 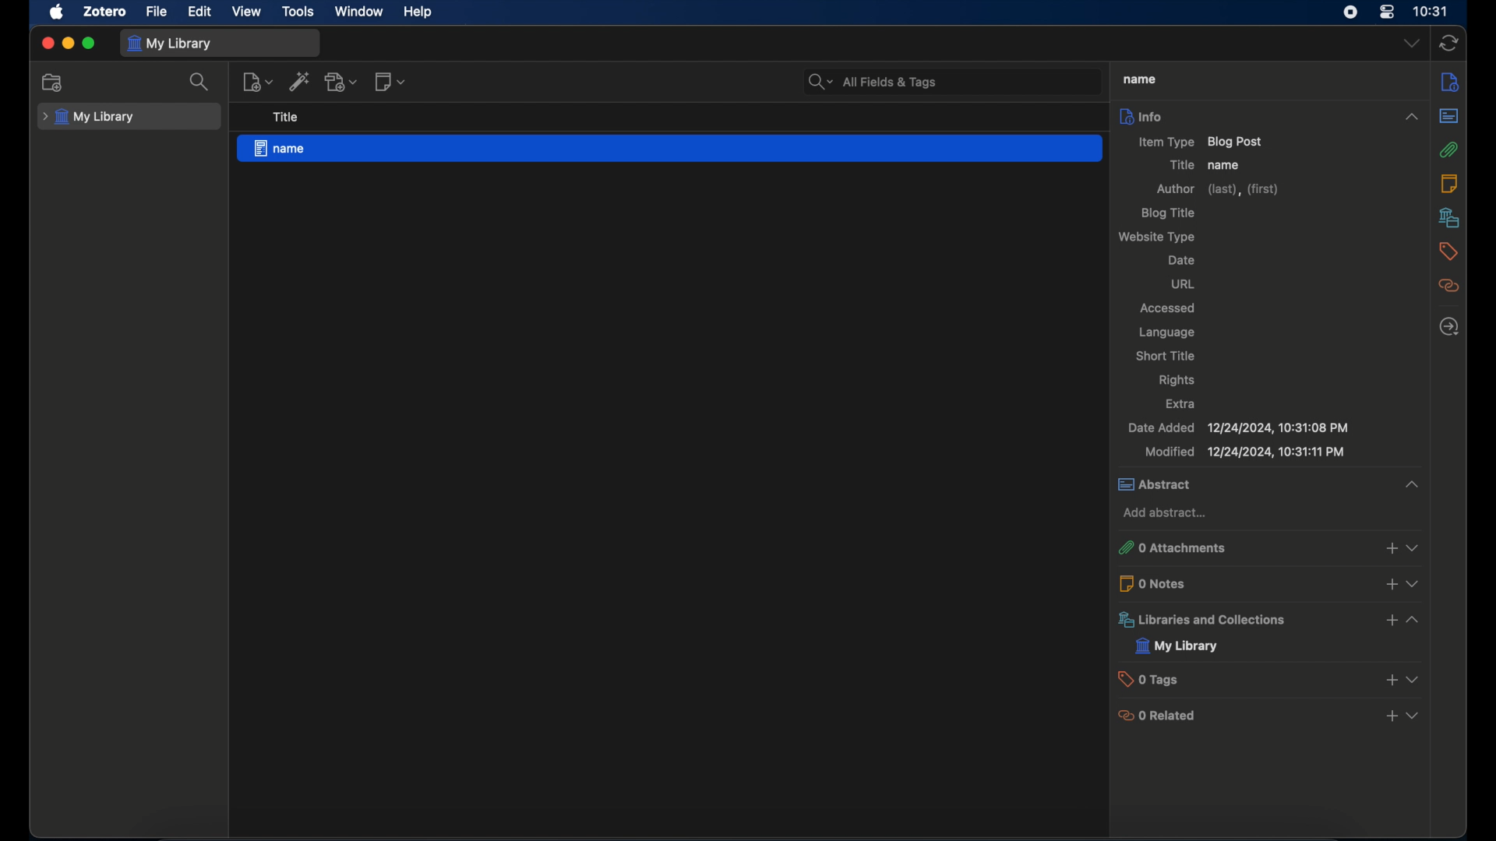 I want to click on new item, so click(x=258, y=82).